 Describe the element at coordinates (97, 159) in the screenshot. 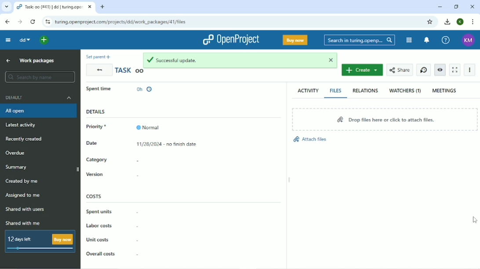

I see `Category` at that location.